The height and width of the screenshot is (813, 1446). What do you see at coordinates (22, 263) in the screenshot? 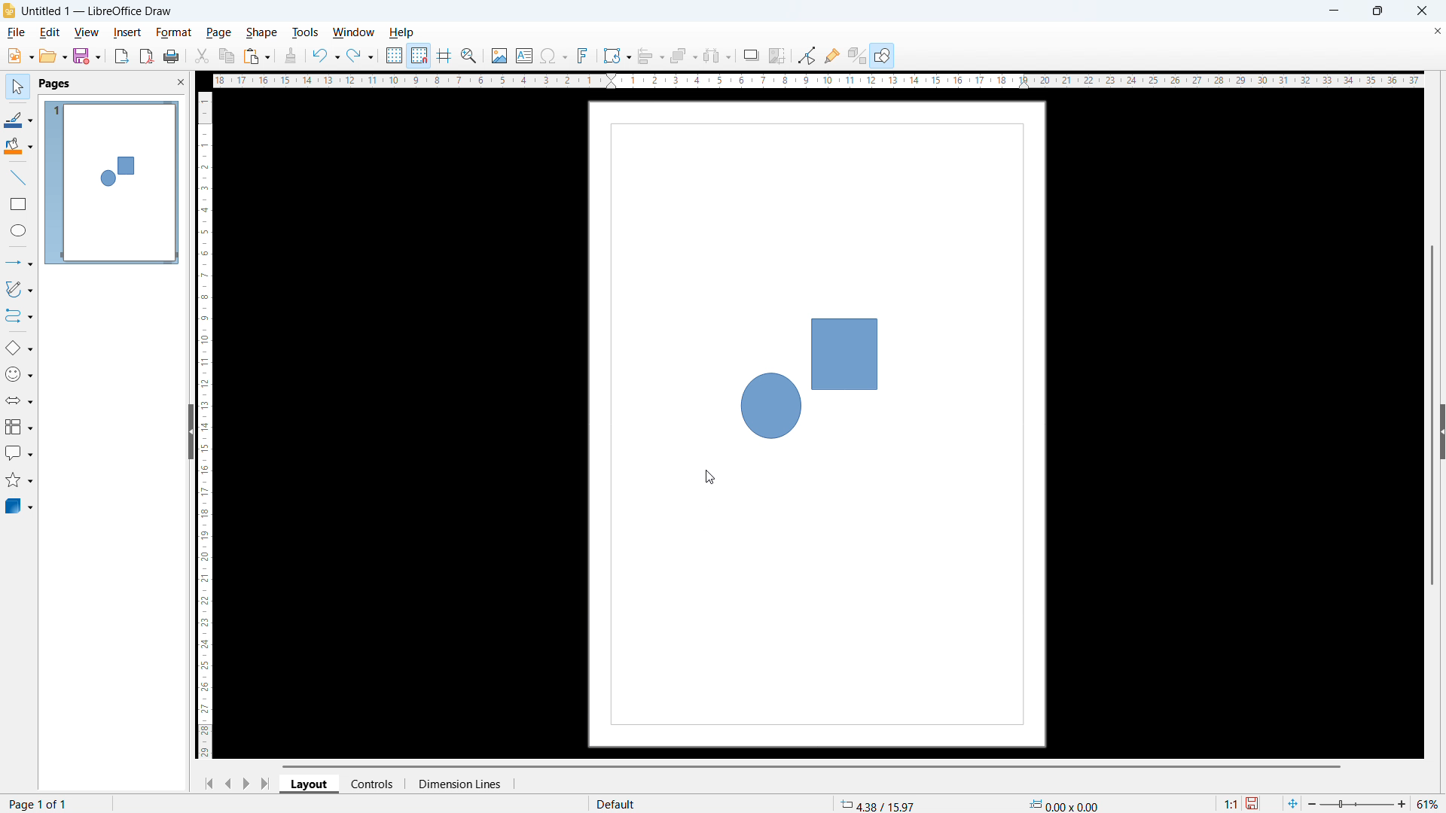
I see `lines & arrows` at bounding box center [22, 263].